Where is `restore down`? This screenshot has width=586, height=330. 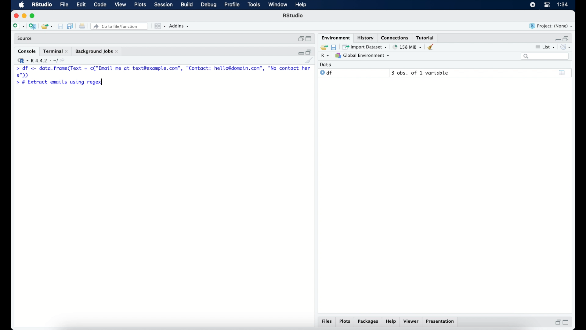 restore down is located at coordinates (568, 38).